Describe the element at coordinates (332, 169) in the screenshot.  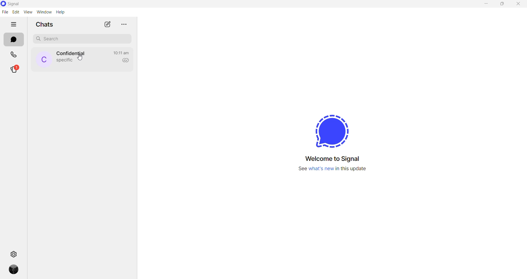
I see `text regarding new update` at that location.